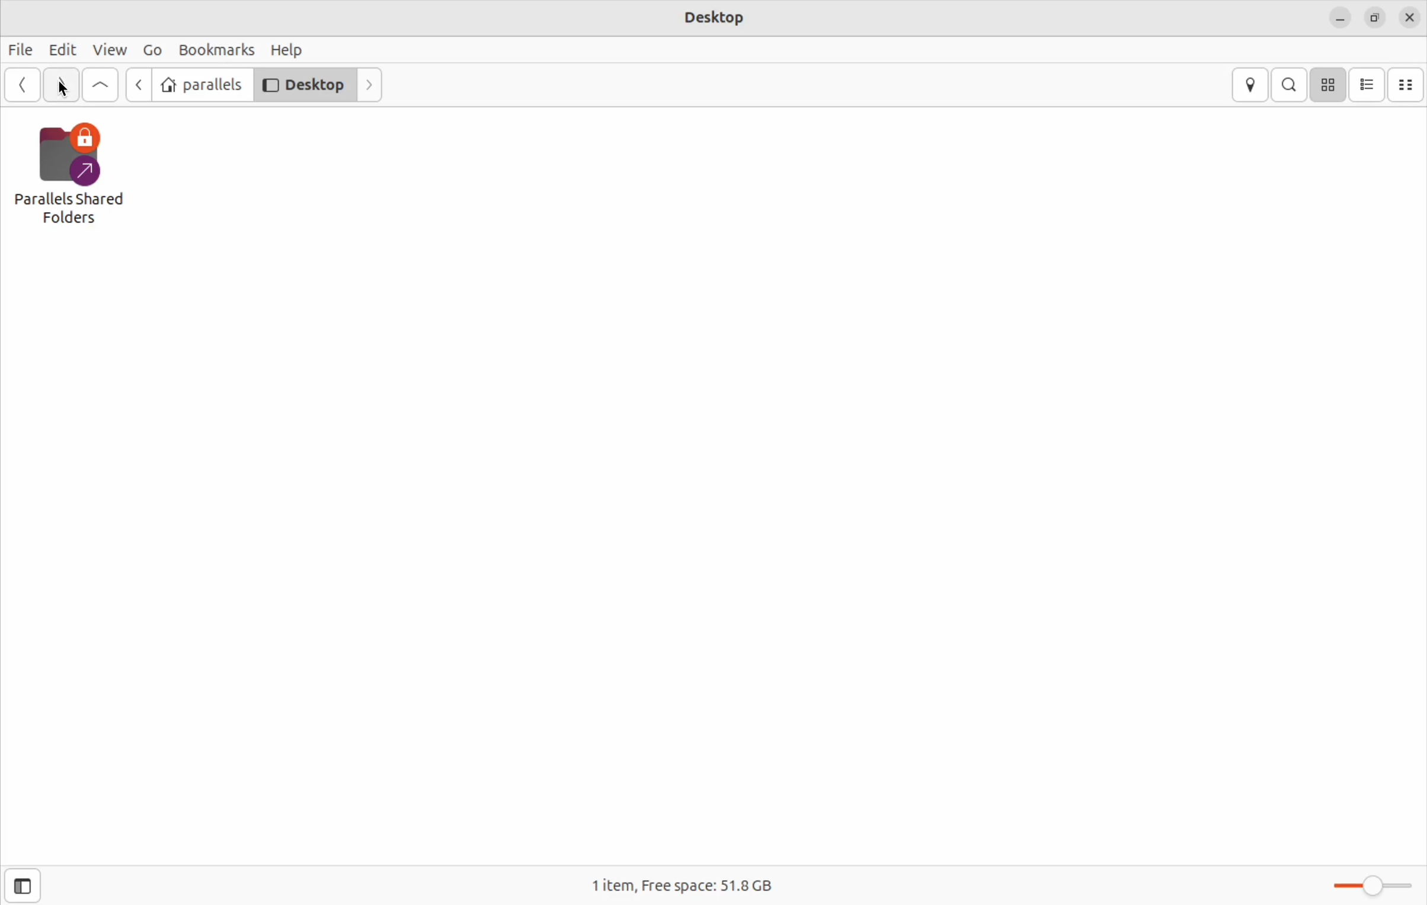  I want to click on toggle zoom, so click(1372, 885).